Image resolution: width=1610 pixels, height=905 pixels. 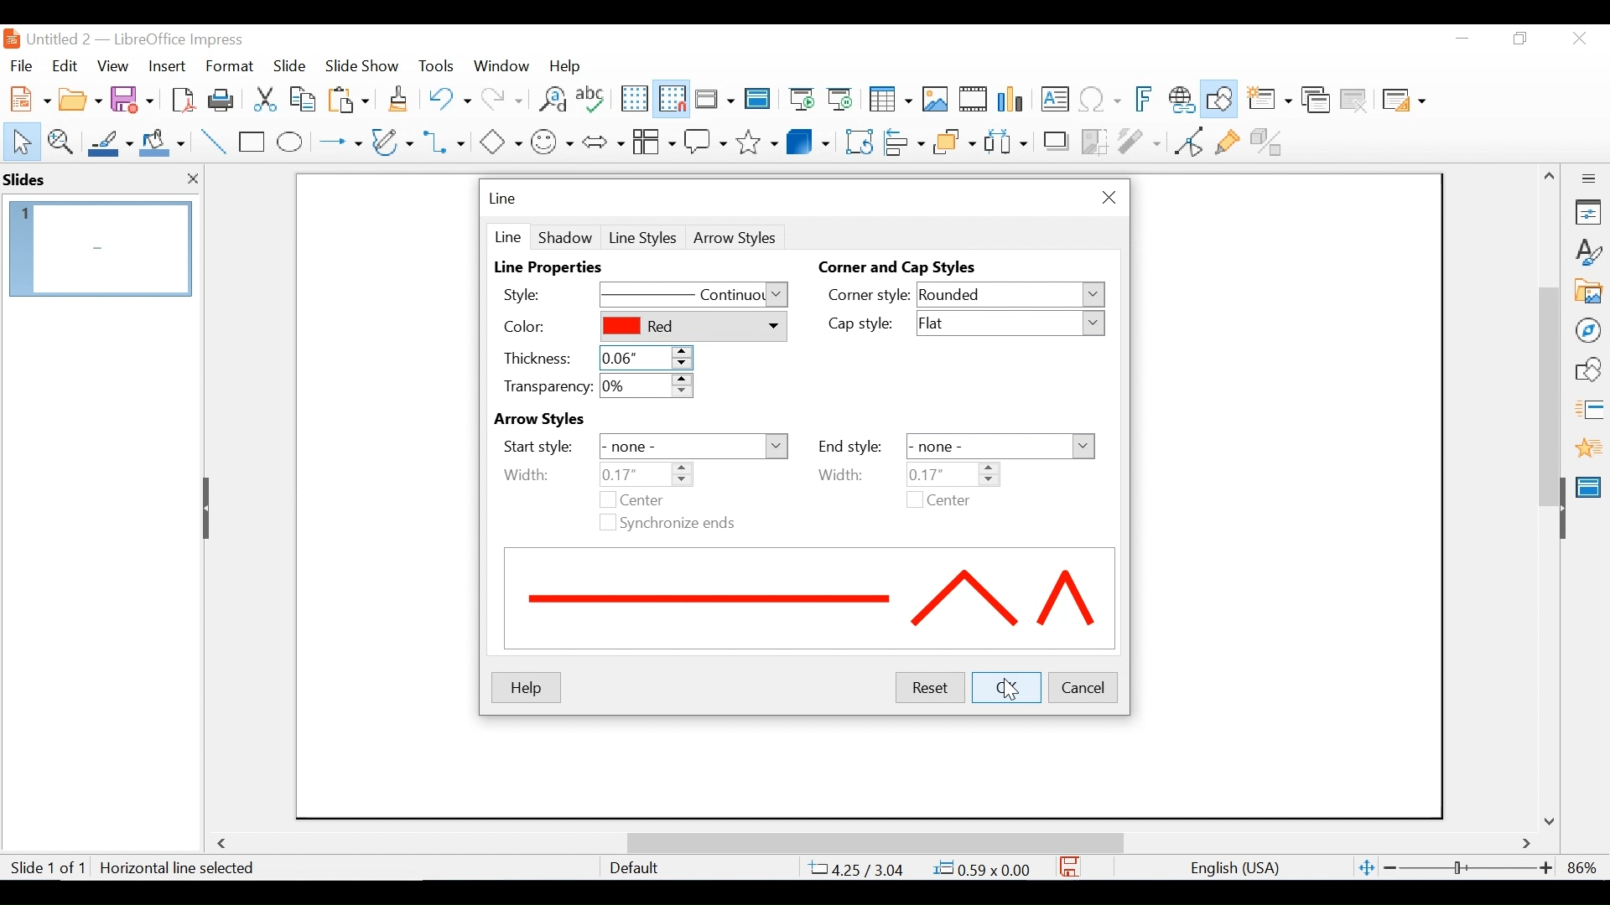 What do you see at coordinates (948, 502) in the screenshot?
I see `Center` at bounding box center [948, 502].